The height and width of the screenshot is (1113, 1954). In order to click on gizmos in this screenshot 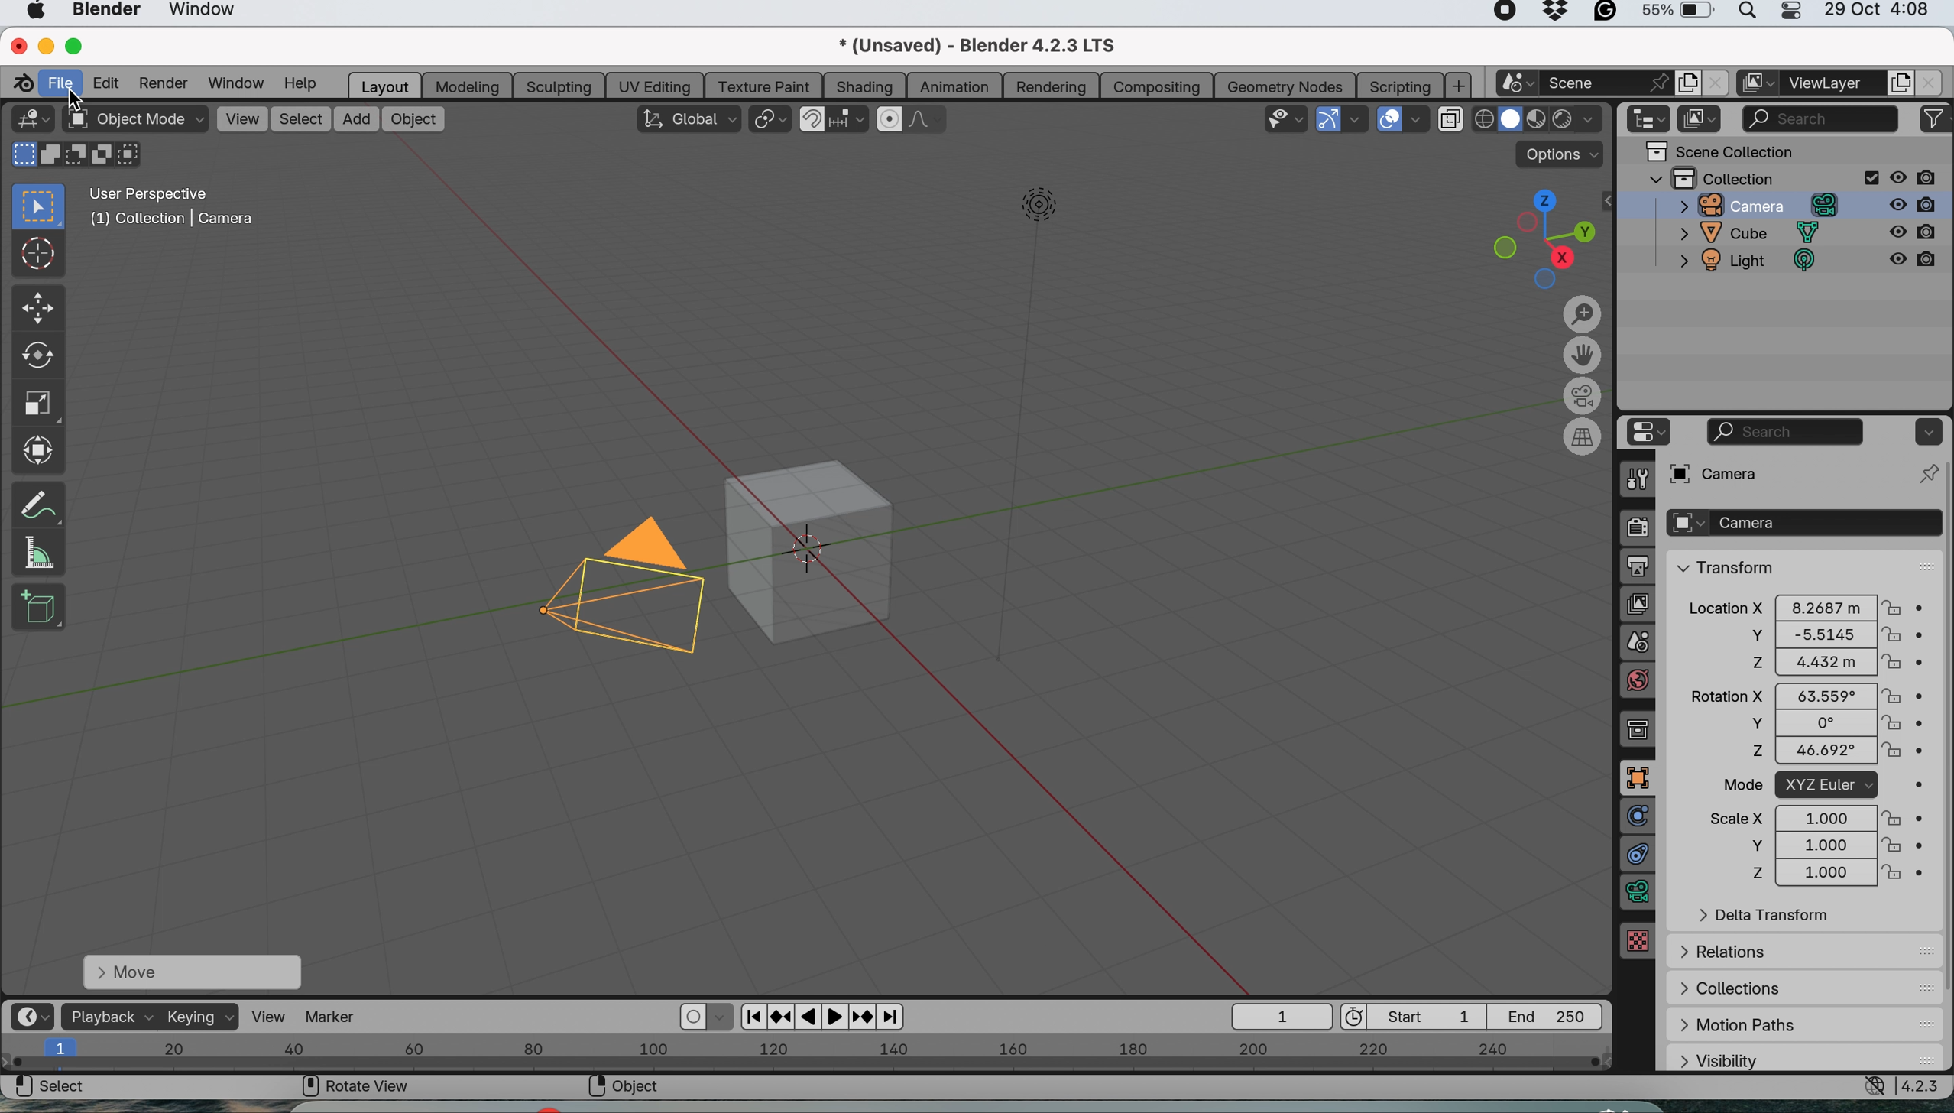, I will do `click(1358, 120)`.